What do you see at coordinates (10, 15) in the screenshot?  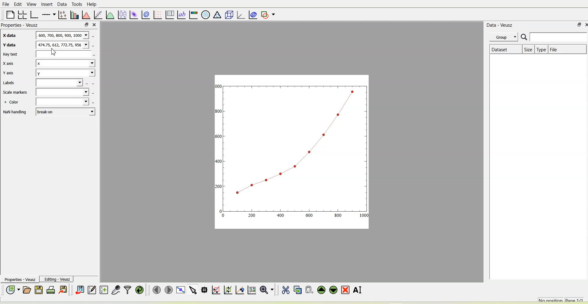 I see `Blank page` at bounding box center [10, 15].